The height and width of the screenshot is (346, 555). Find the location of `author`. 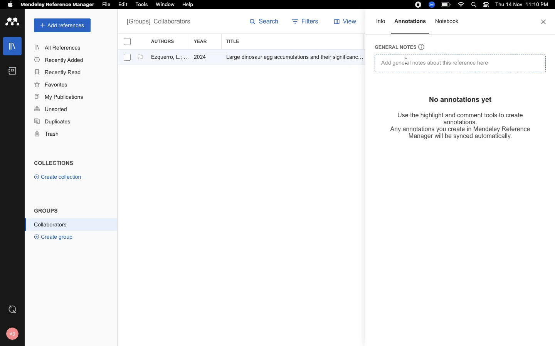

author is located at coordinates (166, 58).